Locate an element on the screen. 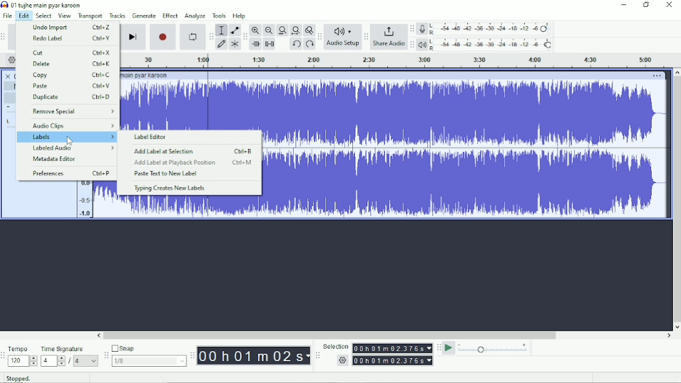 Image resolution: width=681 pixels, height=383 pixels. Restore down is located at coordinates (647, 6).